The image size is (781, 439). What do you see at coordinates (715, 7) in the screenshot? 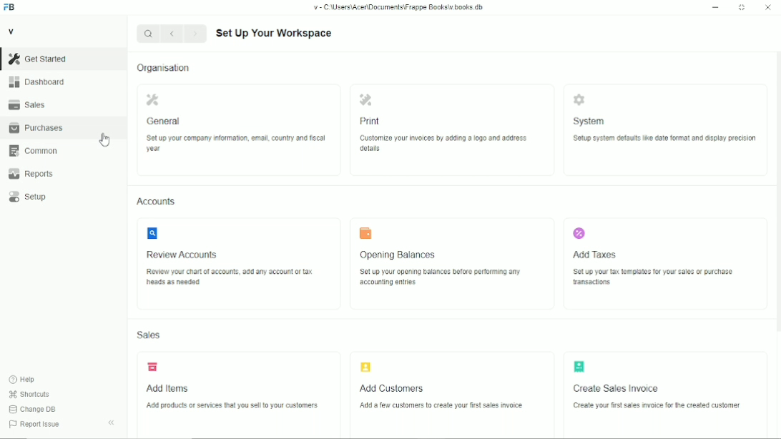
I see `Minimize` at bounding box center [715, 7].